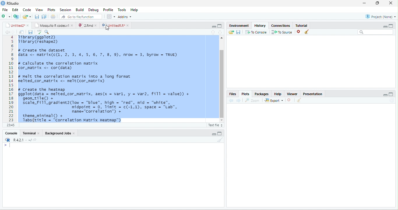 The image size is (398, 210). What do you see at coordinates (220, 134) in the screenshot?
I see `maximize` at bounding box center [220, 134].